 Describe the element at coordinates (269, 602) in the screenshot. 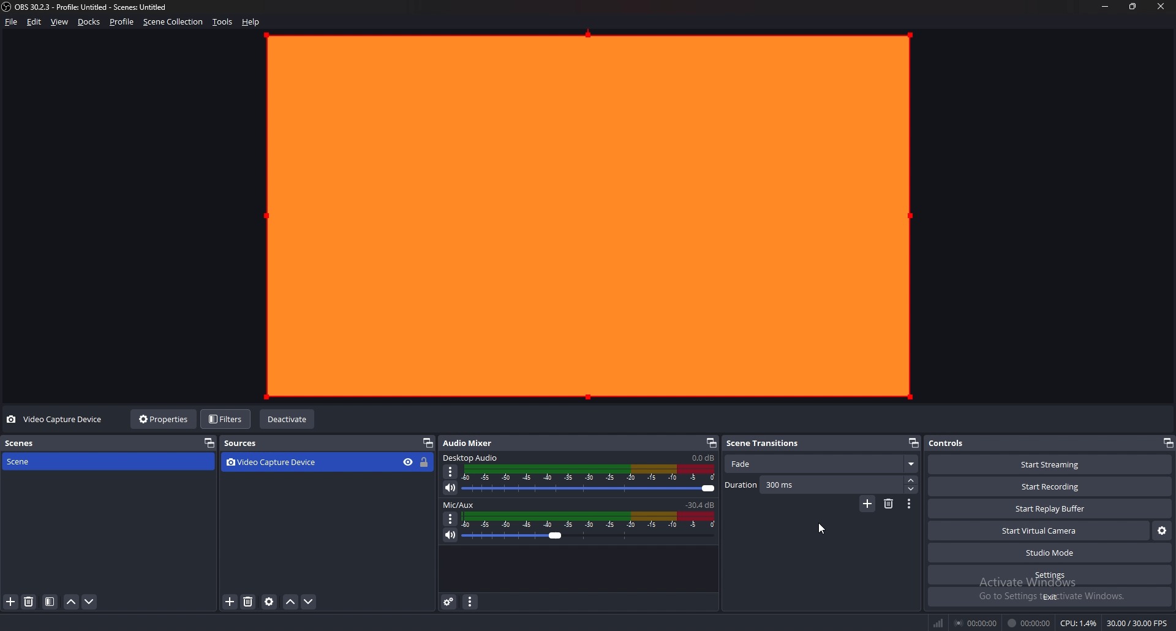

I see `source properties` at that location.